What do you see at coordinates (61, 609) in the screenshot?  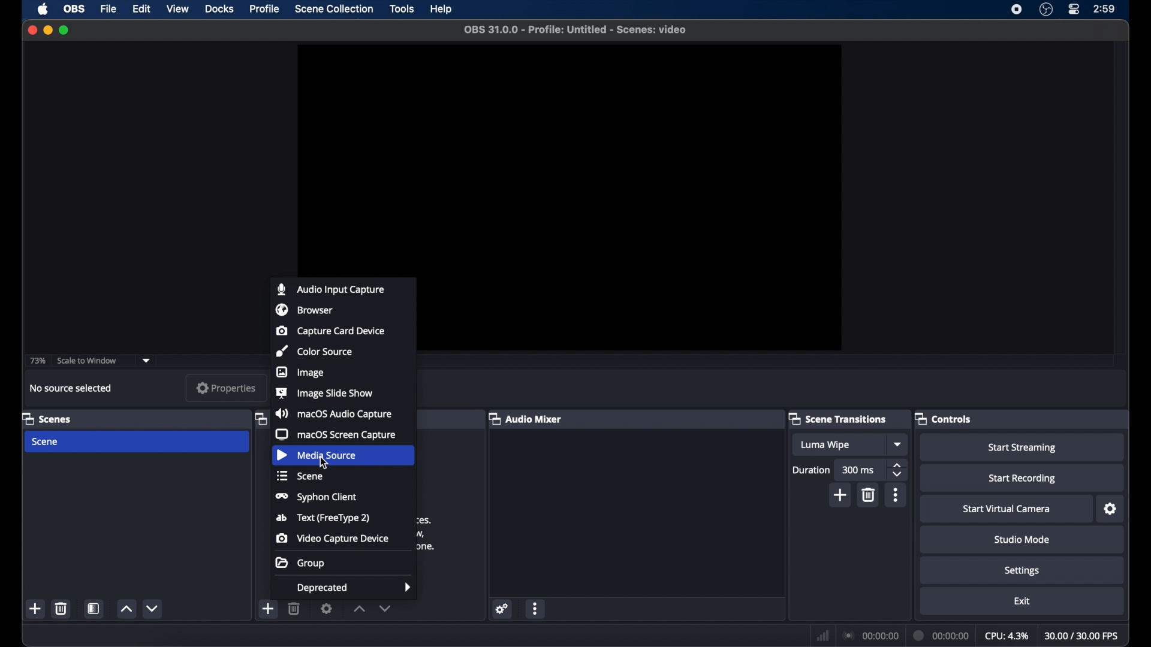 I see `delete` at bounding box center [61, 609].